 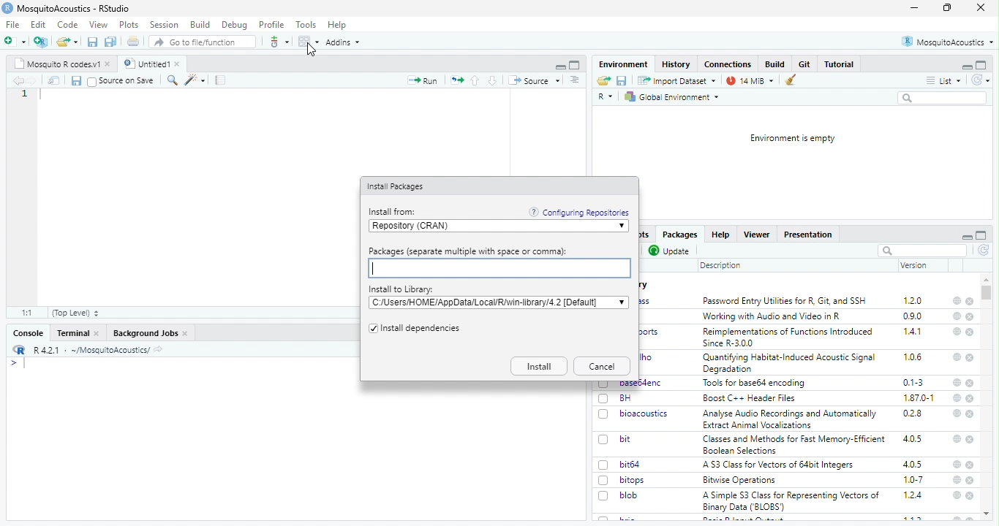 I want to click on 01-3, so click(x=913, y=382).